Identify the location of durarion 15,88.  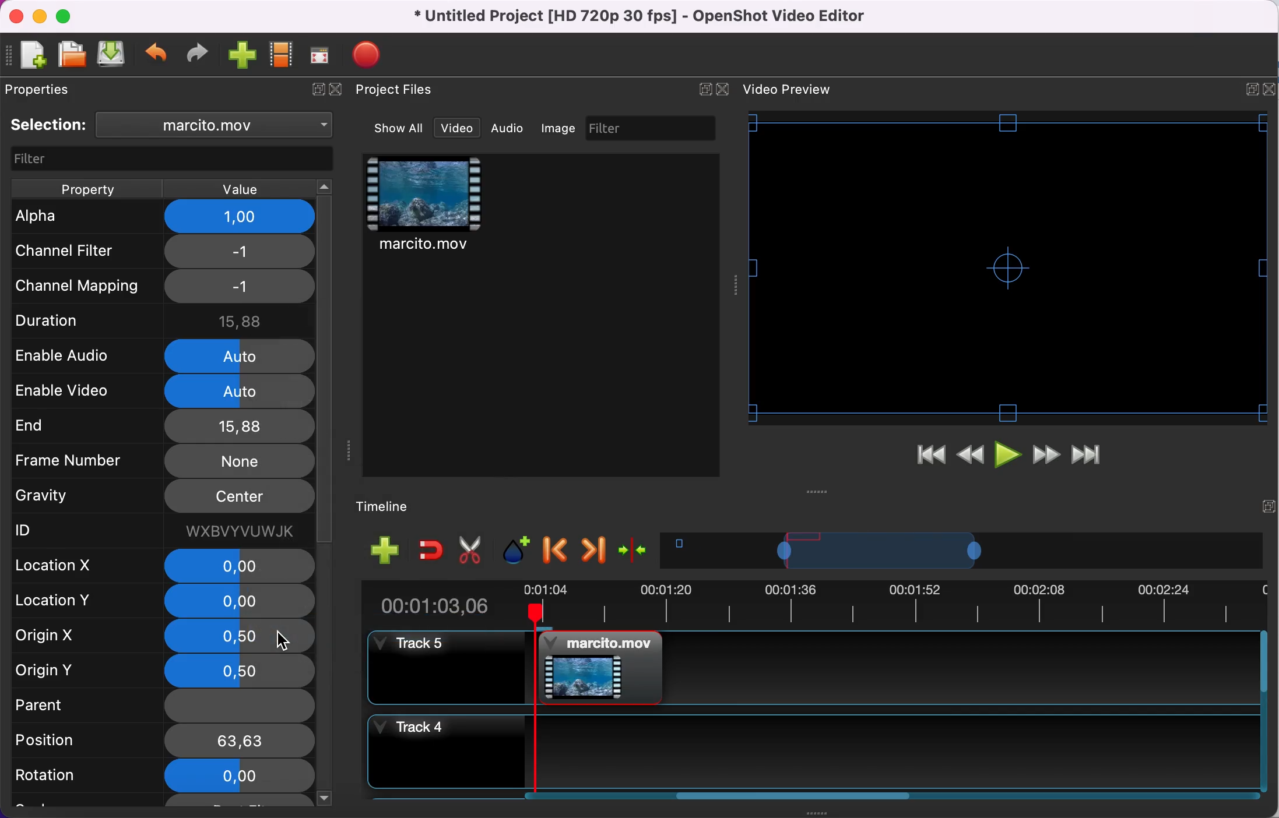
(165, 319).